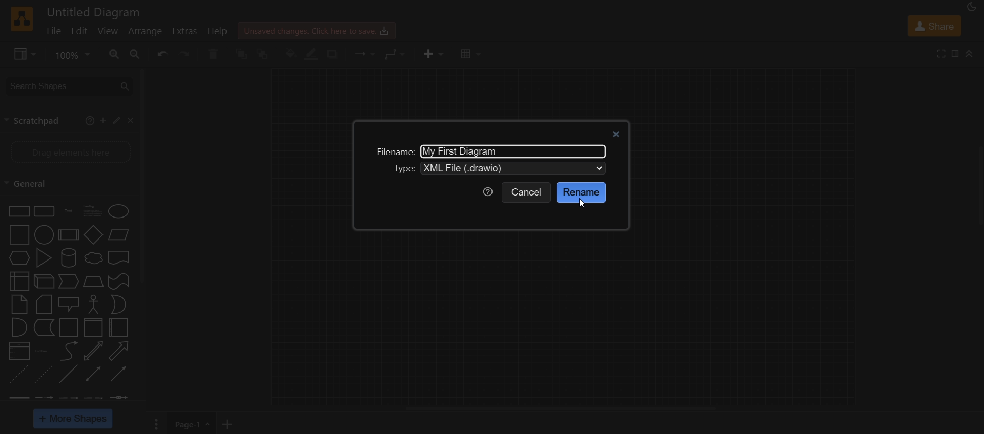 Image resolution: width=984 pixels, height=434 pixels. What do you see at coordinates (114, 55) in the screenshot?
I see `zoom in` at bounding box center [114, 55].